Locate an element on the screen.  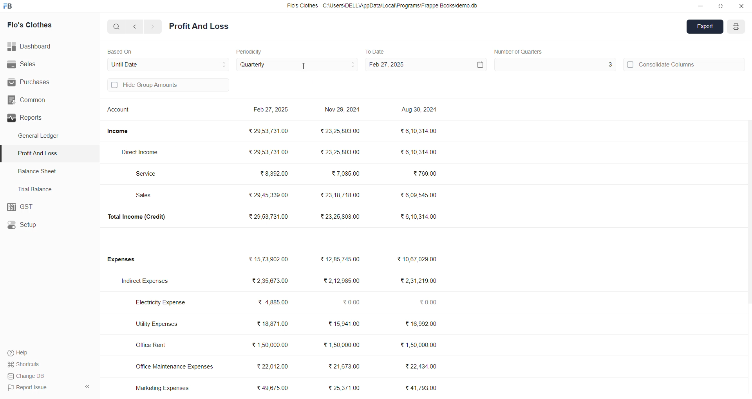
₹25,371.00 is located at coordinates (345, 388).